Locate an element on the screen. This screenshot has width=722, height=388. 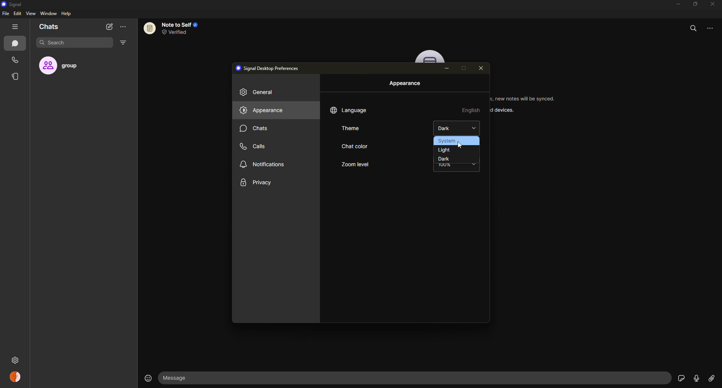
more is located at coordinates (713, 27).